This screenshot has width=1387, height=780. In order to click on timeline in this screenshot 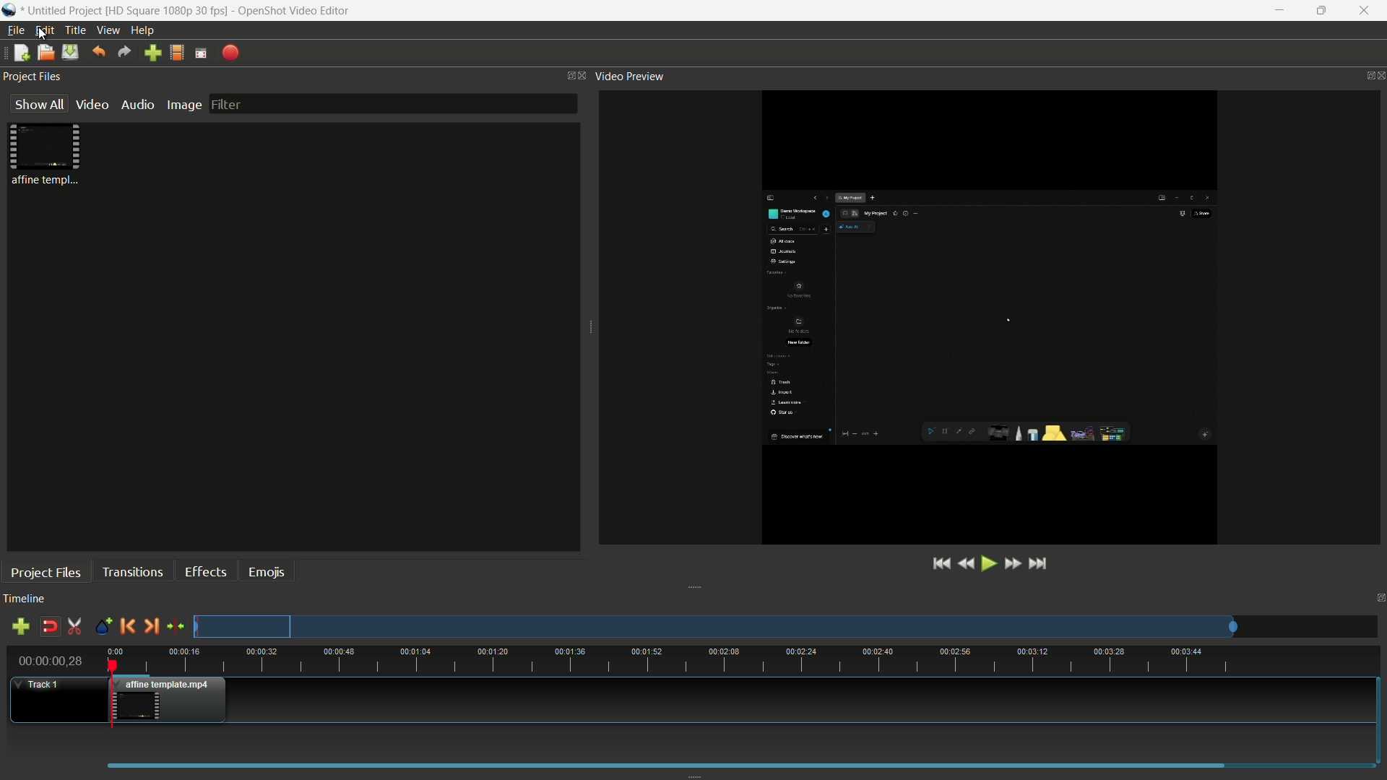, I will do `click(25, 599)`.